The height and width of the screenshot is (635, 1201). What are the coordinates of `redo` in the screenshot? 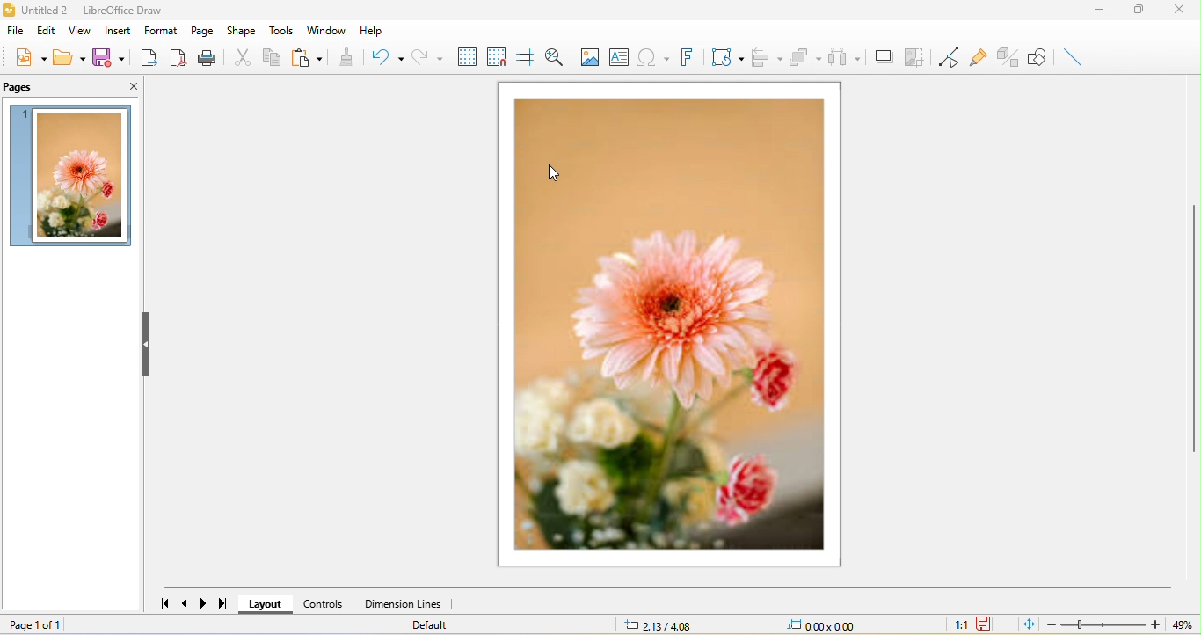 It's located at (431, 54).